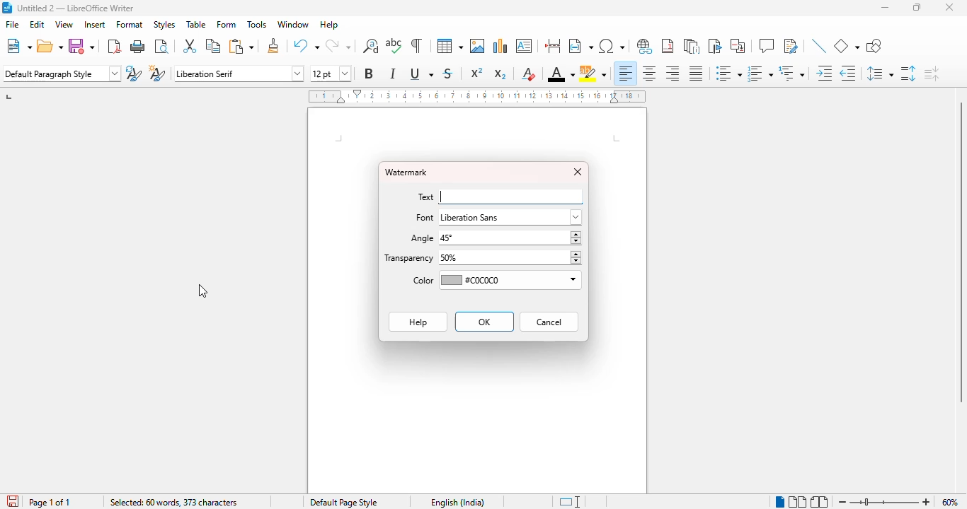 The width and height of the screenshot is (967, 509). What do you see at coordinates (500, 74) in the screenshot?
I see `subscript` at bounding box center [500, 74].